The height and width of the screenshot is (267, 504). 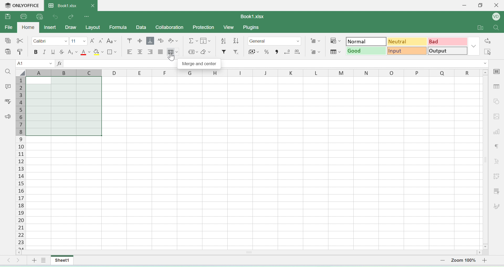 What do you see at coordinates (466, 7) in the screenshot?
I see `minimise` at bounding box center [466, 7].